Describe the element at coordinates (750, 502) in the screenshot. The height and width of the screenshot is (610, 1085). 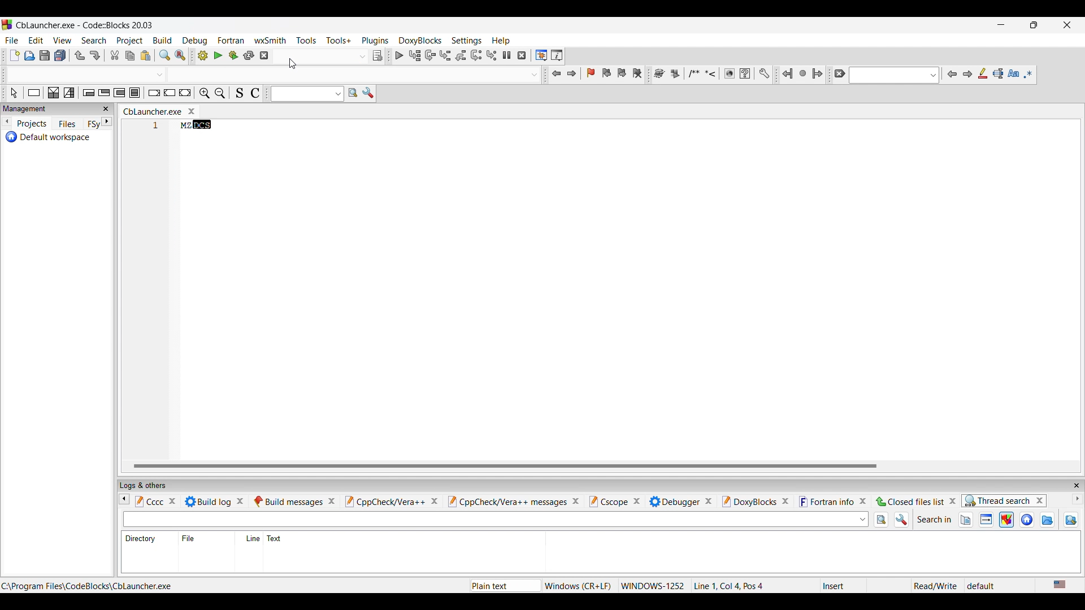
I see `DoxyBlocks` at that location.